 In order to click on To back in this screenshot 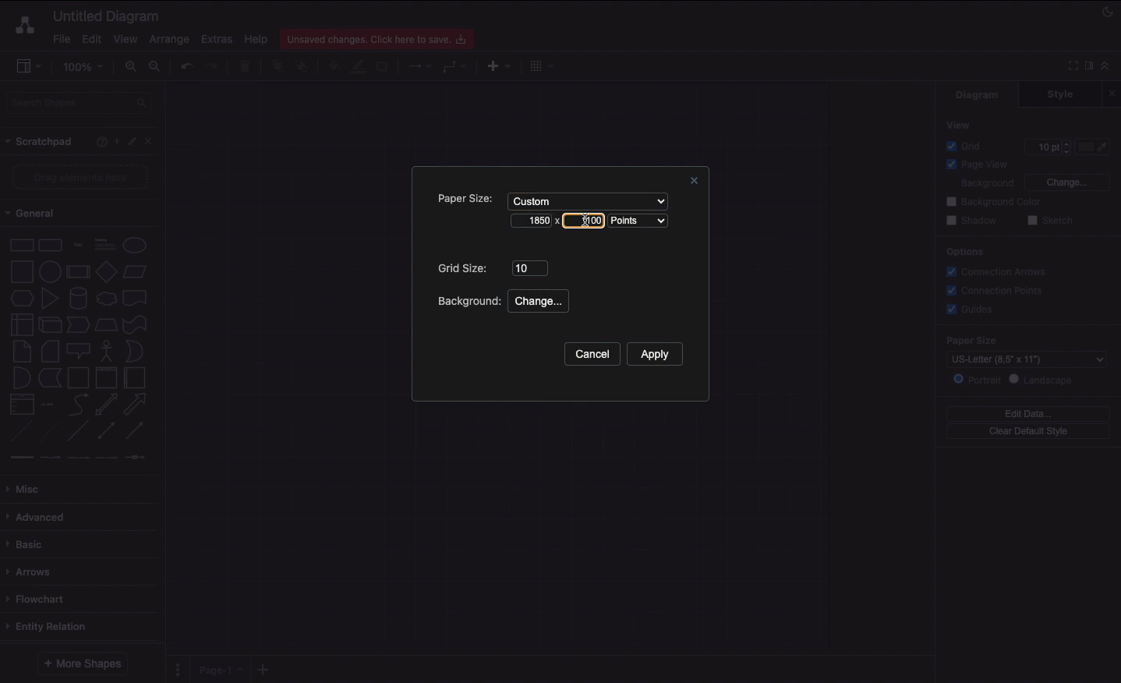, I will do `click(304, 65)`.